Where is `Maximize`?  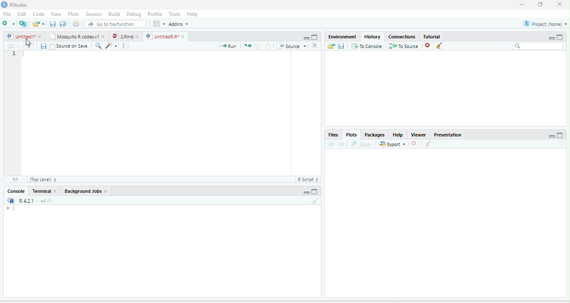
Maximize is located at coordinates (560, 135).